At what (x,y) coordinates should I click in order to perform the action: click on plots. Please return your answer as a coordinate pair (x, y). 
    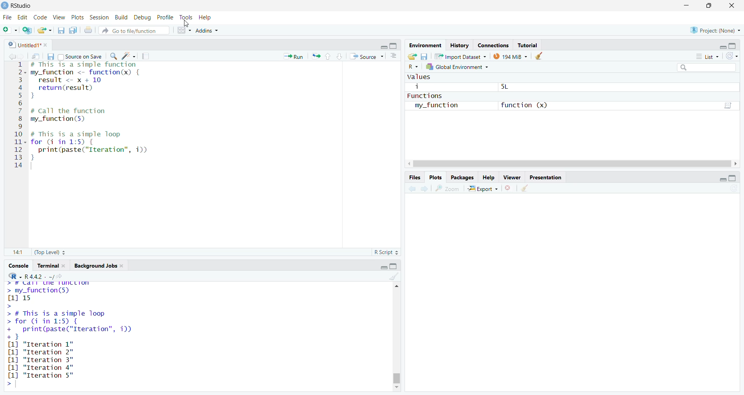
    Looking at the image, I should click on (436, 178).